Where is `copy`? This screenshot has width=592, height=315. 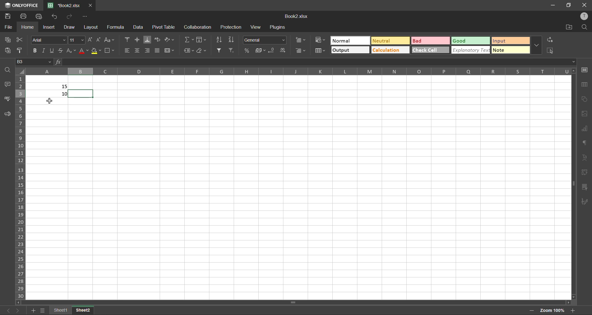 copy is located at coordinates (10, 39).